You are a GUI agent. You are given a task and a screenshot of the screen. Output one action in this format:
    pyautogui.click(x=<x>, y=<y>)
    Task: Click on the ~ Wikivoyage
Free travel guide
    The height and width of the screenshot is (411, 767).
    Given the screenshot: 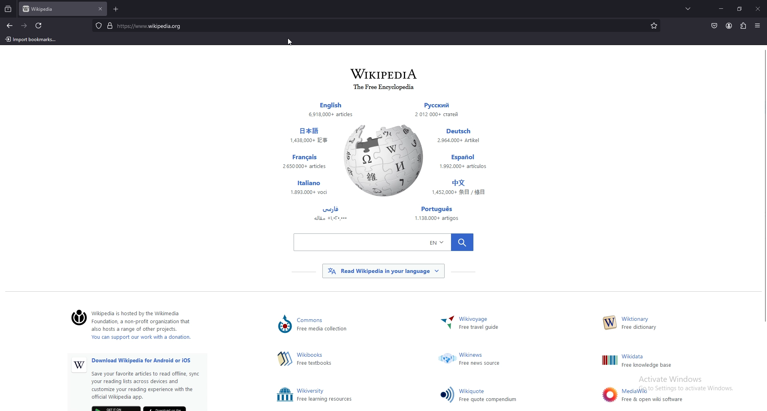 What is the action you would take?
    pyautogui.click(x=483, y=324)
    